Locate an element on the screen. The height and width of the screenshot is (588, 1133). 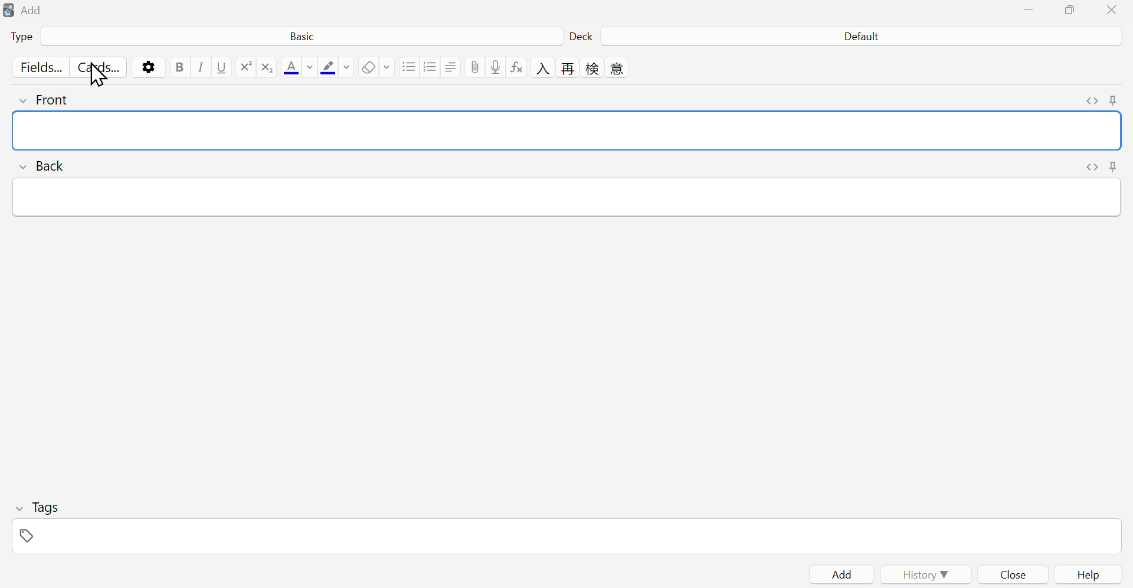
Tags is located at coordinates (50, 522).